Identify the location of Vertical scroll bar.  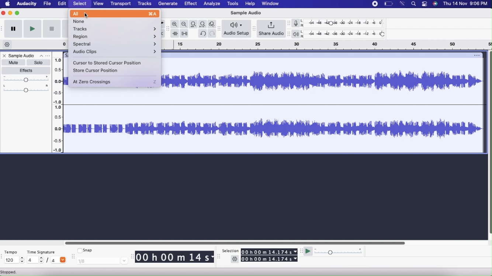
(489, 141).